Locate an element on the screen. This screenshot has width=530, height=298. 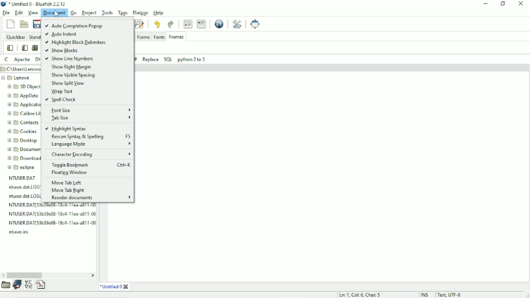
Edit preferences is located at coordinates (237, 23).